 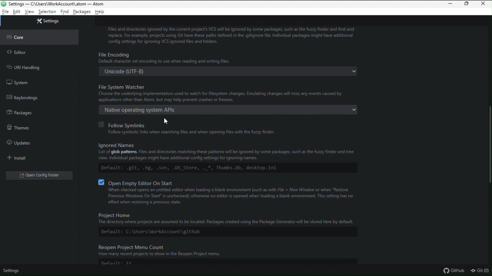 I want to click on git, so click(x=480, y=271).